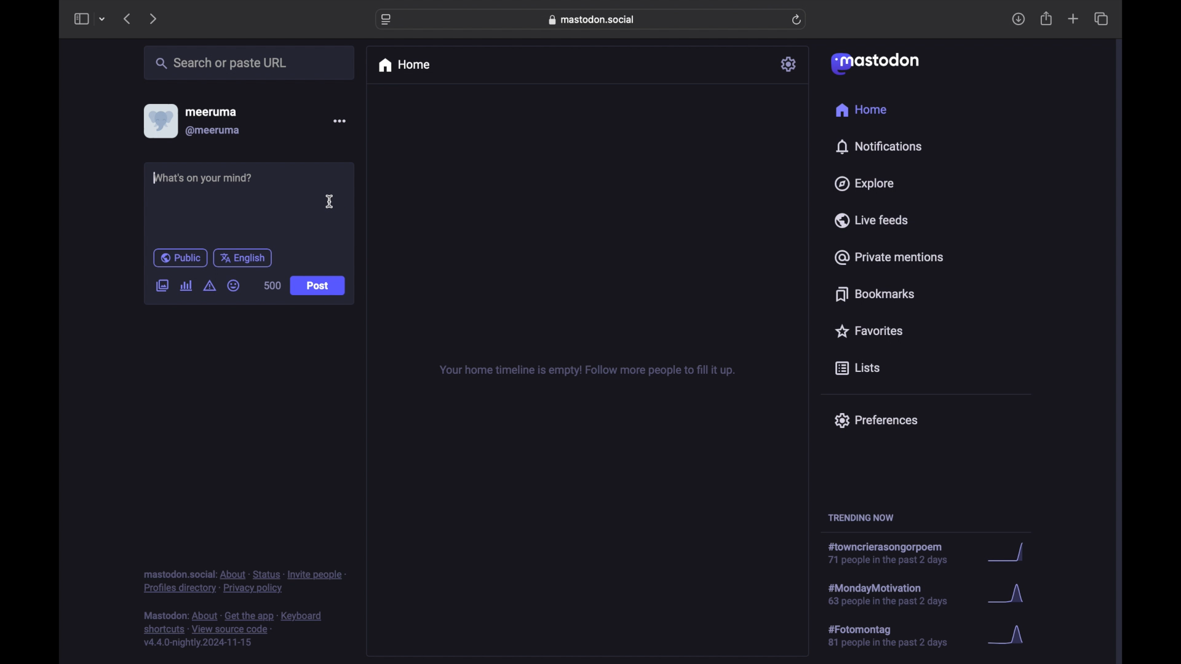 The height and width of the screenshot is (664, 1181). I want to click on next, so click(153, 20).